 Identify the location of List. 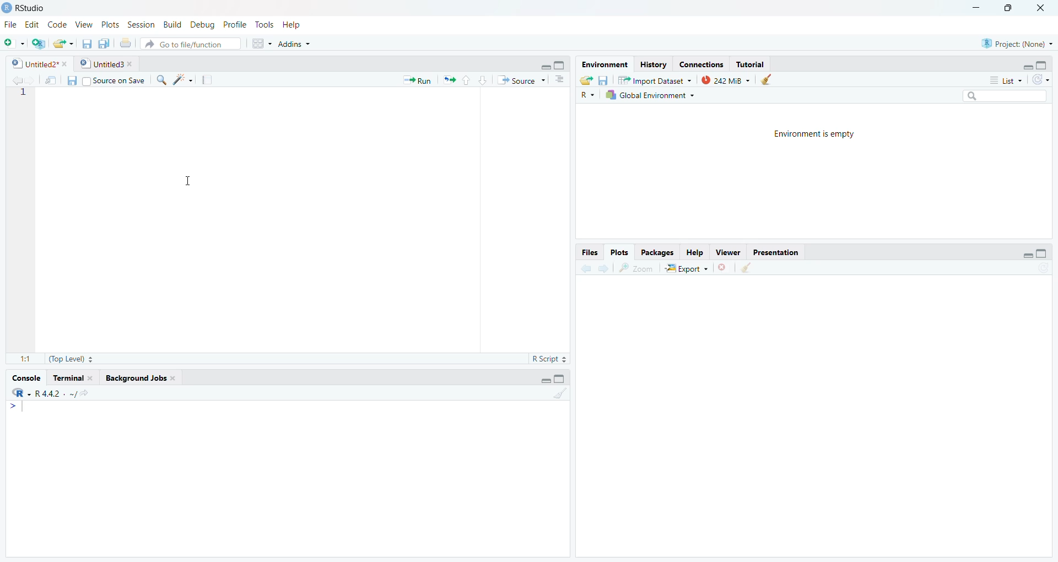
(1007, 80).